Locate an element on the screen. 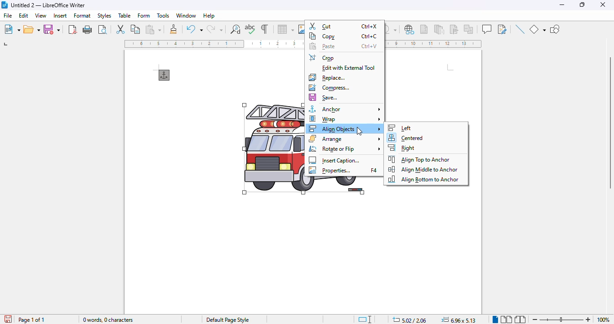 This screenshot has width=614, height=324. zoom out is located at coordinates (535, 320).